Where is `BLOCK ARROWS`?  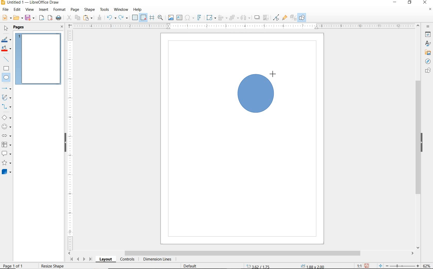 BLOCK ARROWS is located at coordinates (6, 135).